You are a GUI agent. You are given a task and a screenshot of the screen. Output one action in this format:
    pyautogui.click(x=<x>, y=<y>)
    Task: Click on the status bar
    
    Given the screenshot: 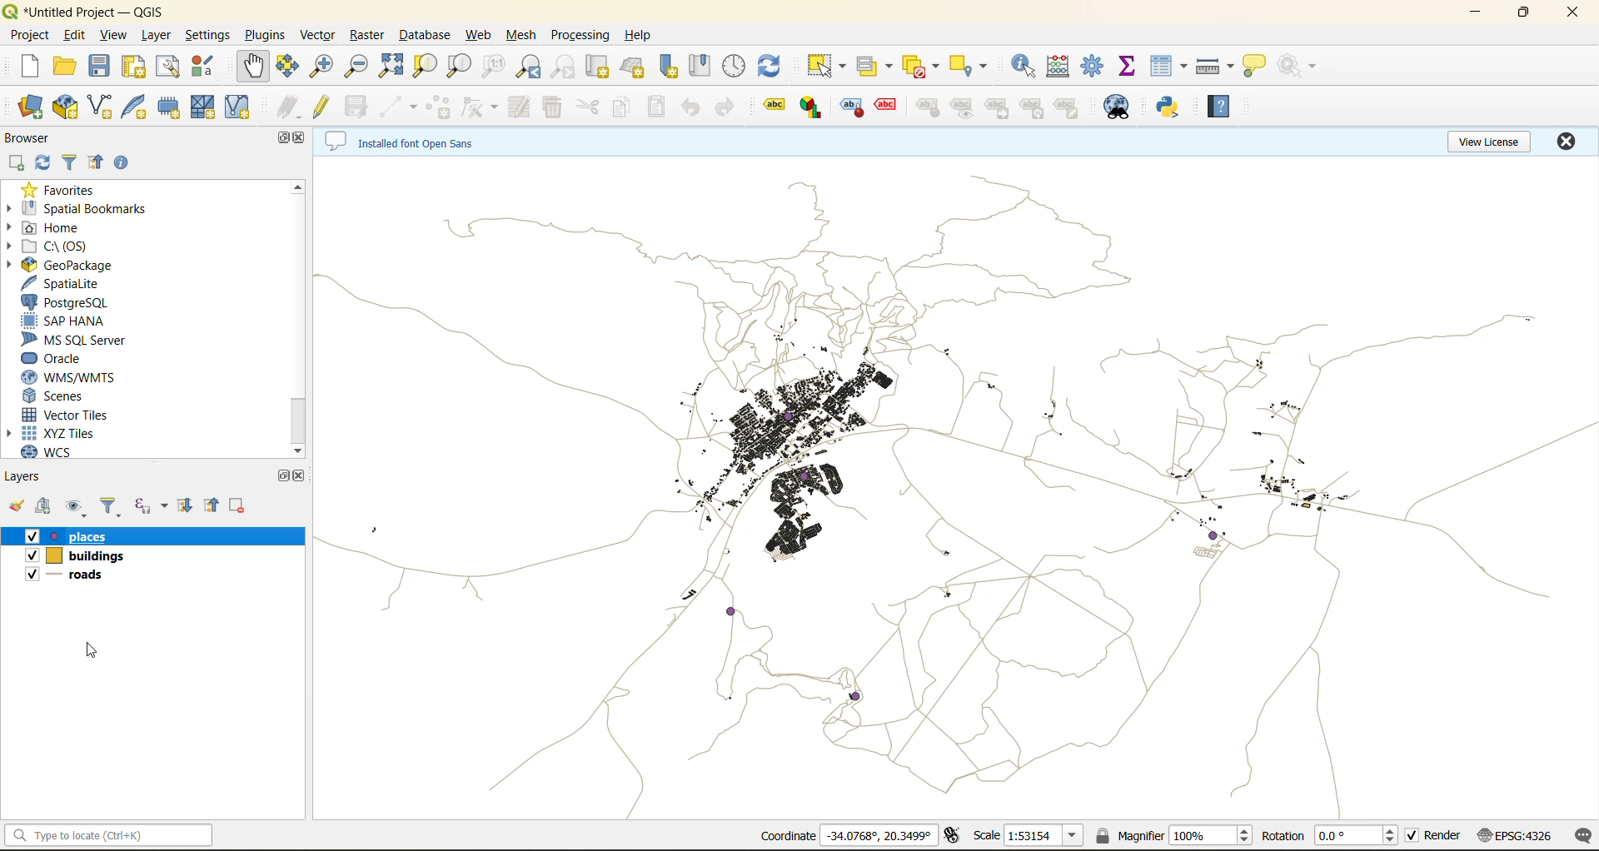 What is the action you would take?
    pyautogui.click(x=106, y=834)
    